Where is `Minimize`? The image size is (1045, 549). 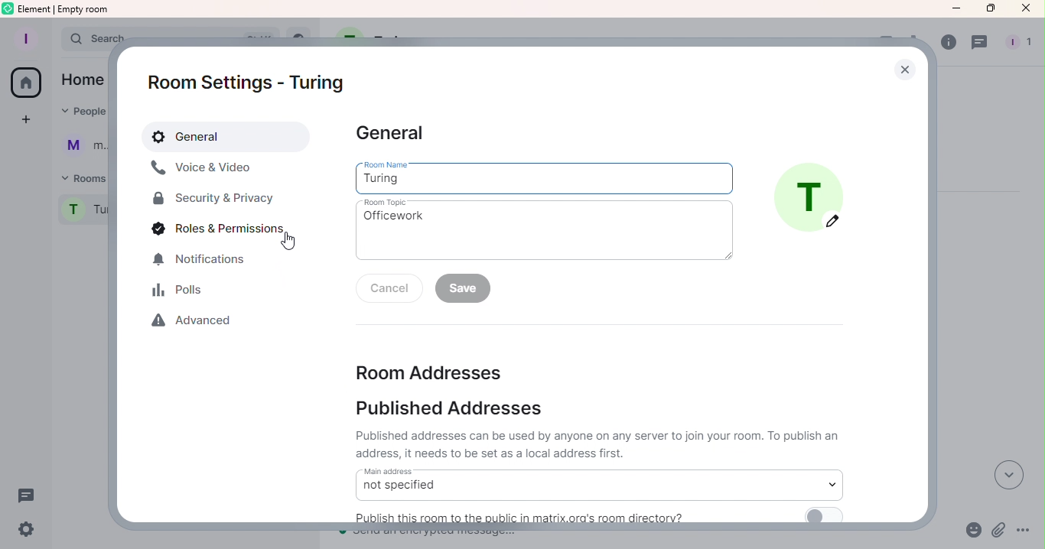 Minimize is located at coordinates (955, 12).